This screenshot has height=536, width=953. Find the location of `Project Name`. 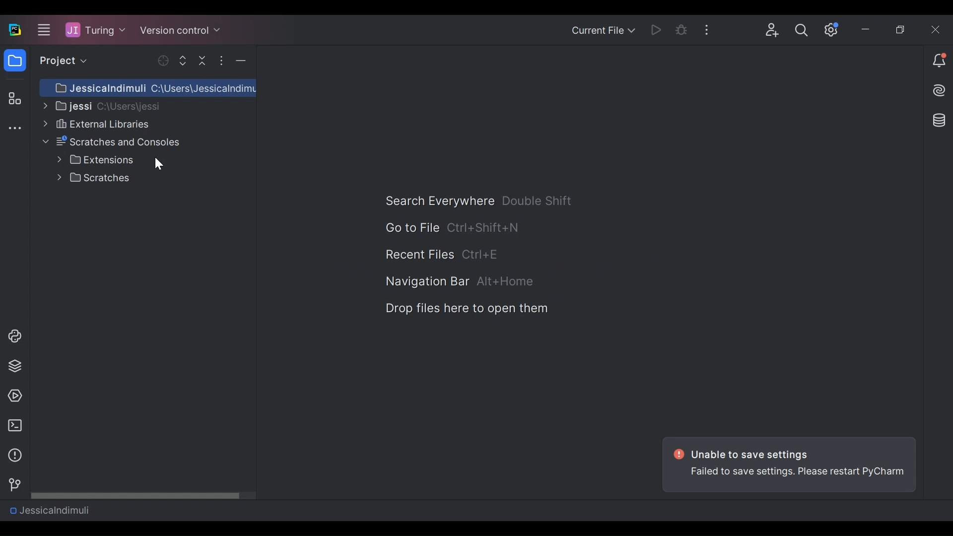

Project Name is located at coordinates (96, 29).